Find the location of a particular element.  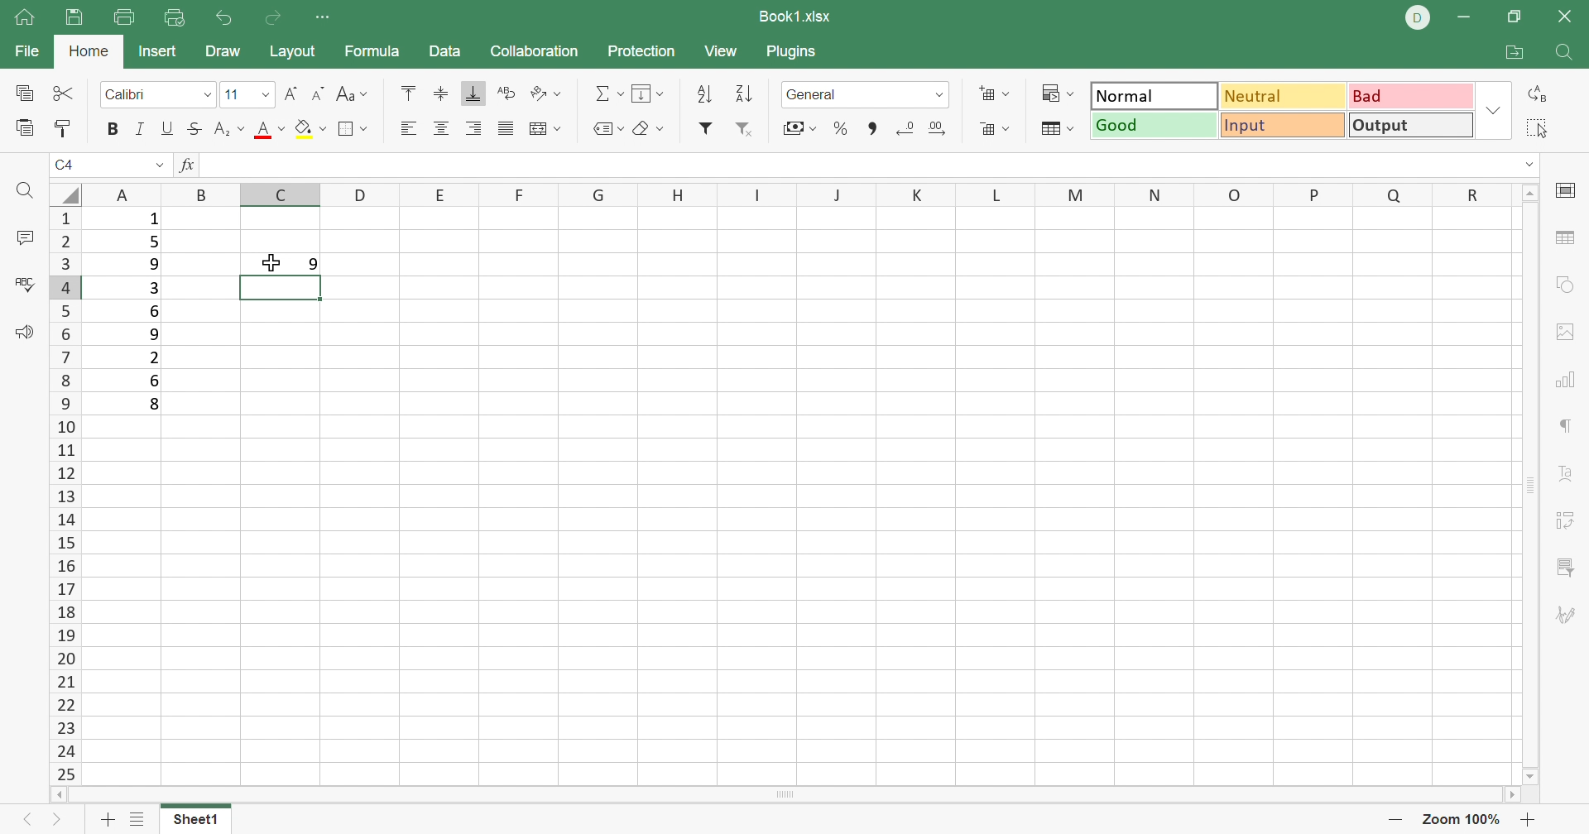

Drop Down is located at coordinates (265, 94).